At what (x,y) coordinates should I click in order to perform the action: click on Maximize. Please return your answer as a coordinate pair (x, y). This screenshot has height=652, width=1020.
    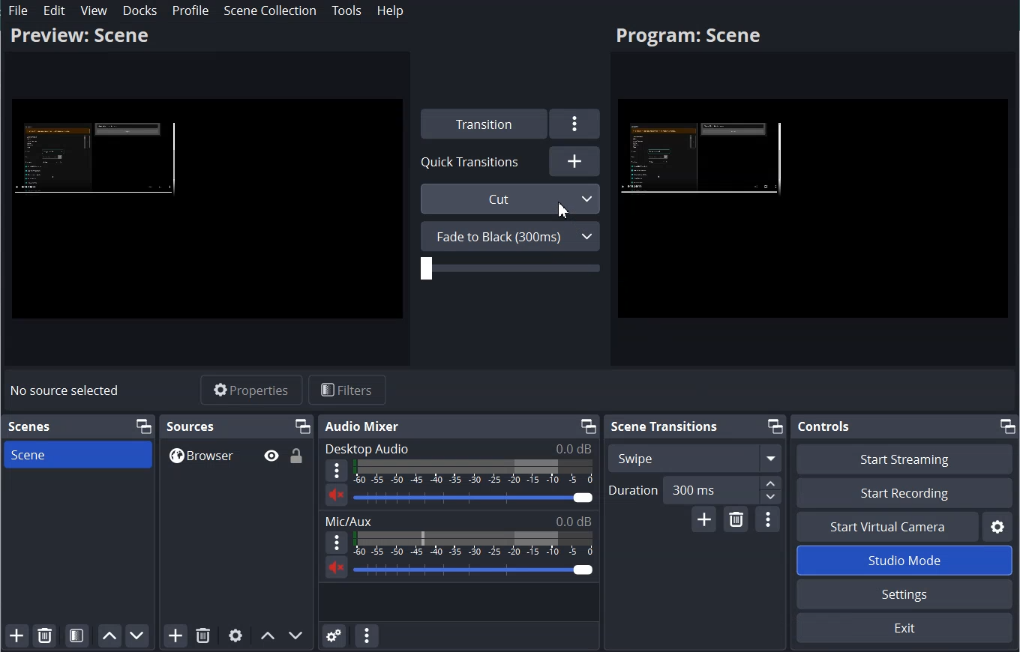
    Looking at the image, I should click on (1008, 426).